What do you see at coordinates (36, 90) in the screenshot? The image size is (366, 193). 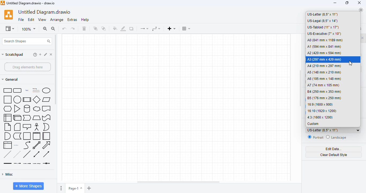 I see `heading` at bounding box center [36, 90].